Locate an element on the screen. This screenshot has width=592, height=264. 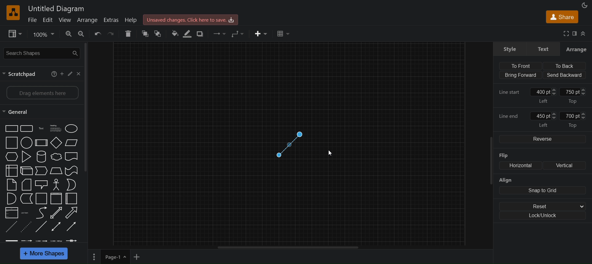
Untitled Diagram is located at coordinates (56, 9).